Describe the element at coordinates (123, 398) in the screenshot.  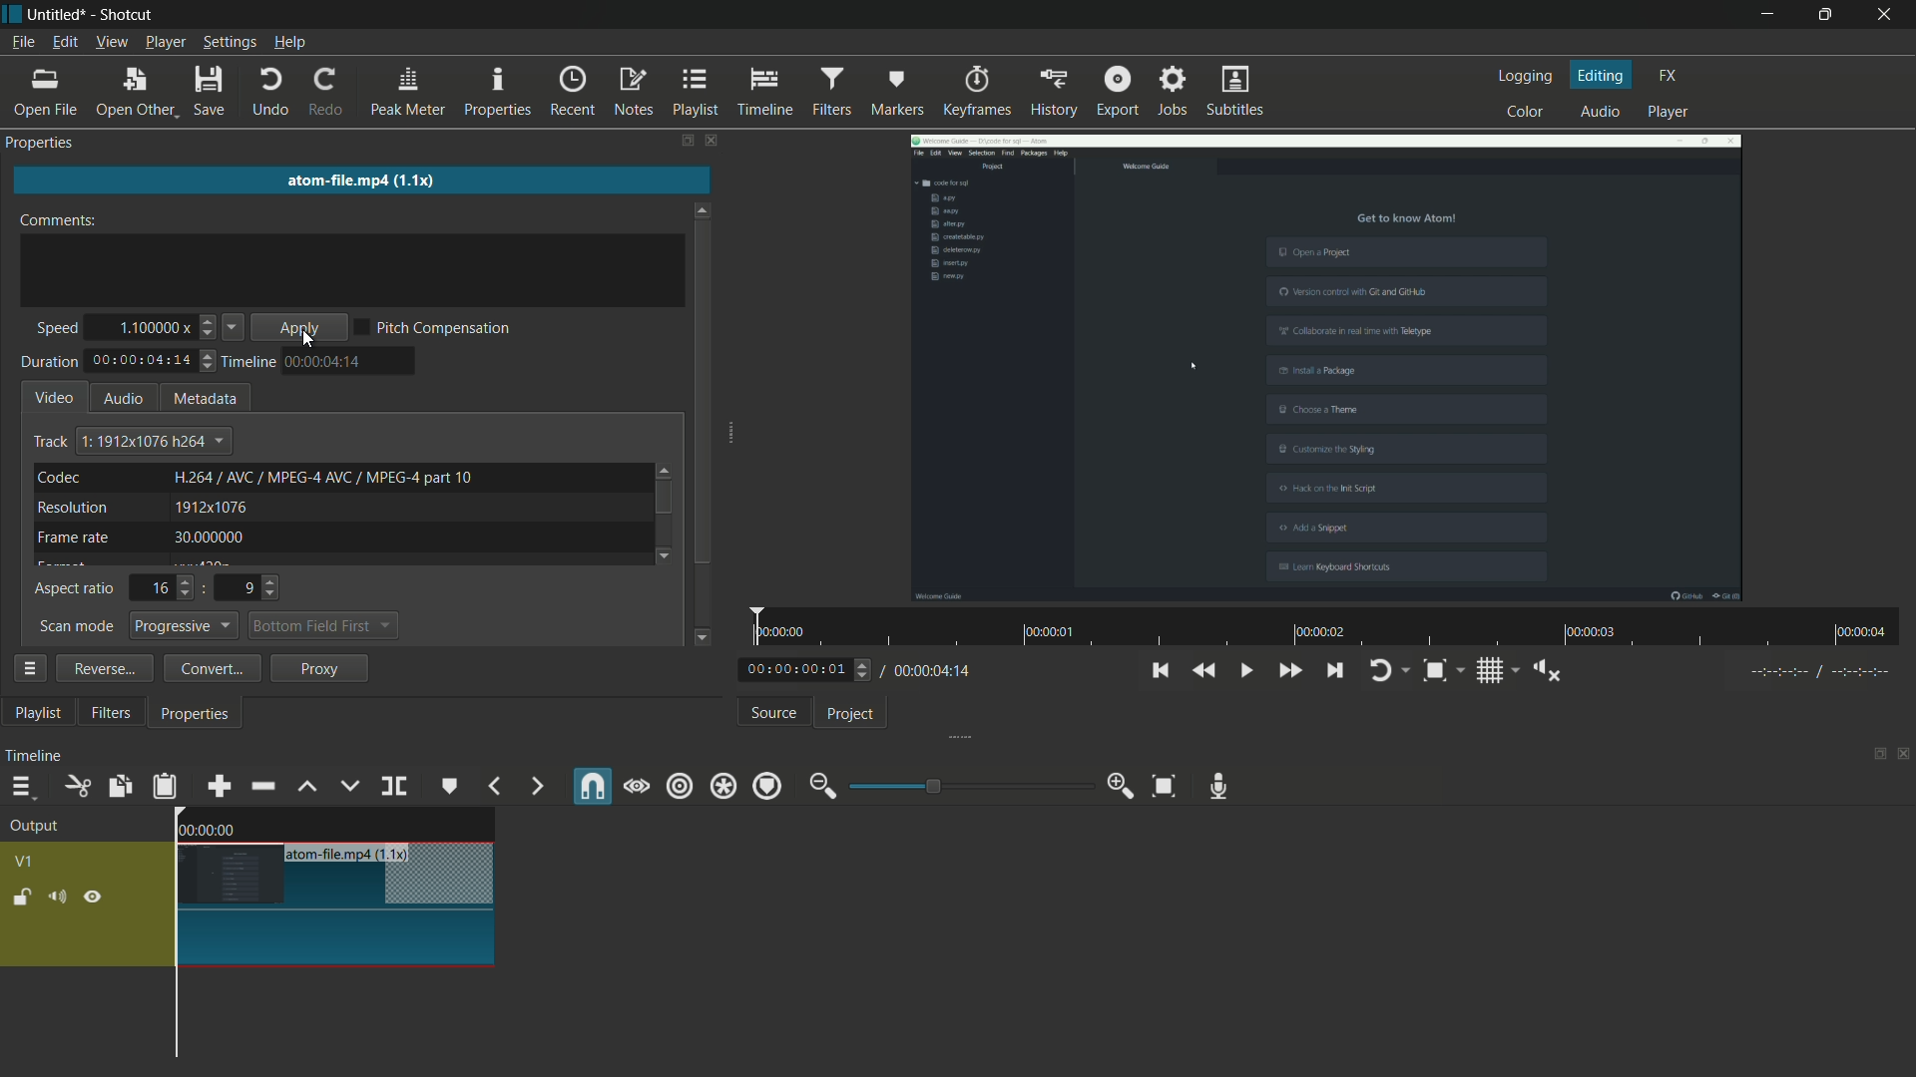
I see `audio` at that location.